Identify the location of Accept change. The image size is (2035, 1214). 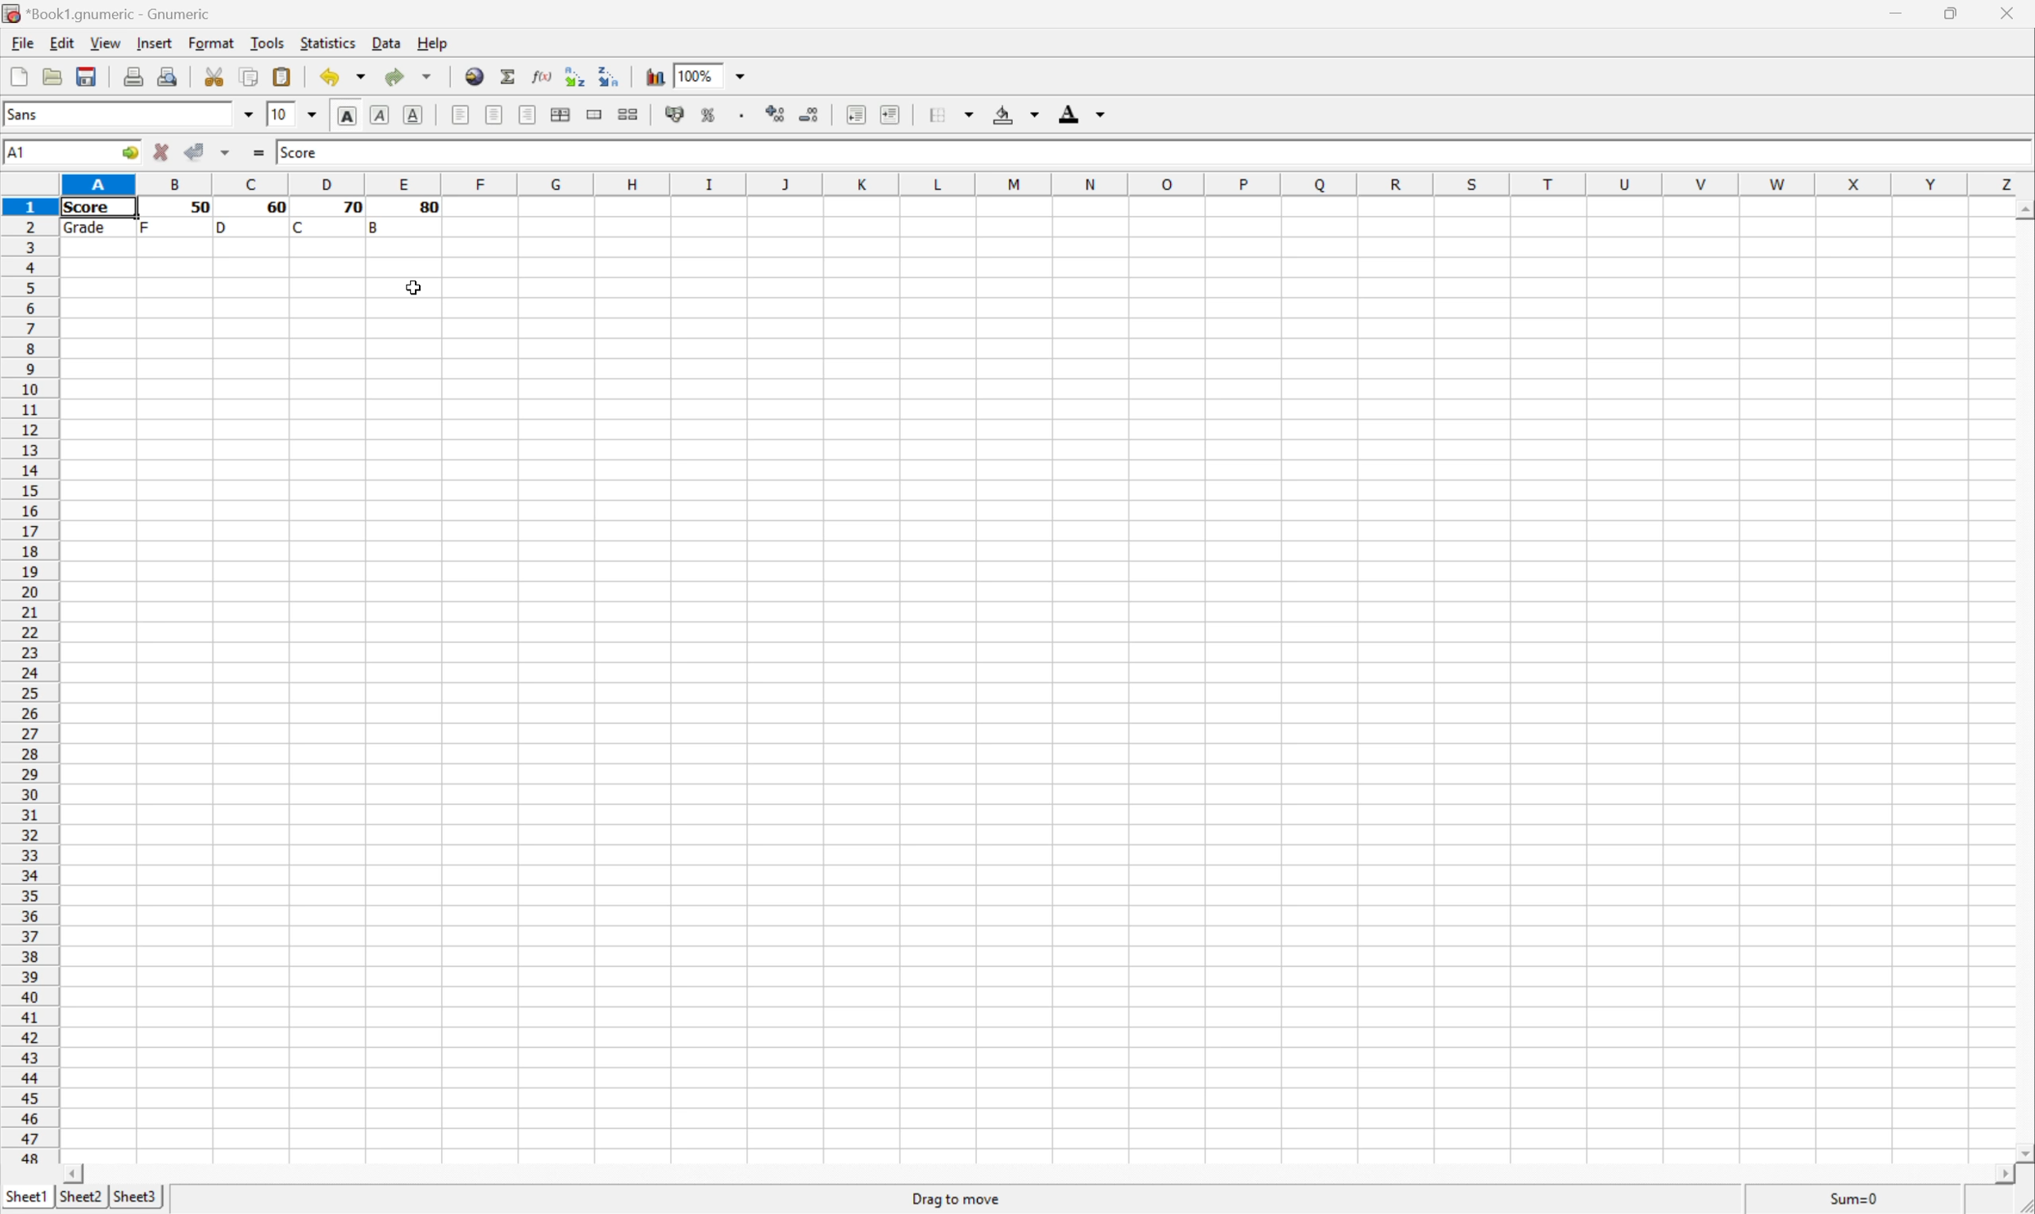
(194, 150).